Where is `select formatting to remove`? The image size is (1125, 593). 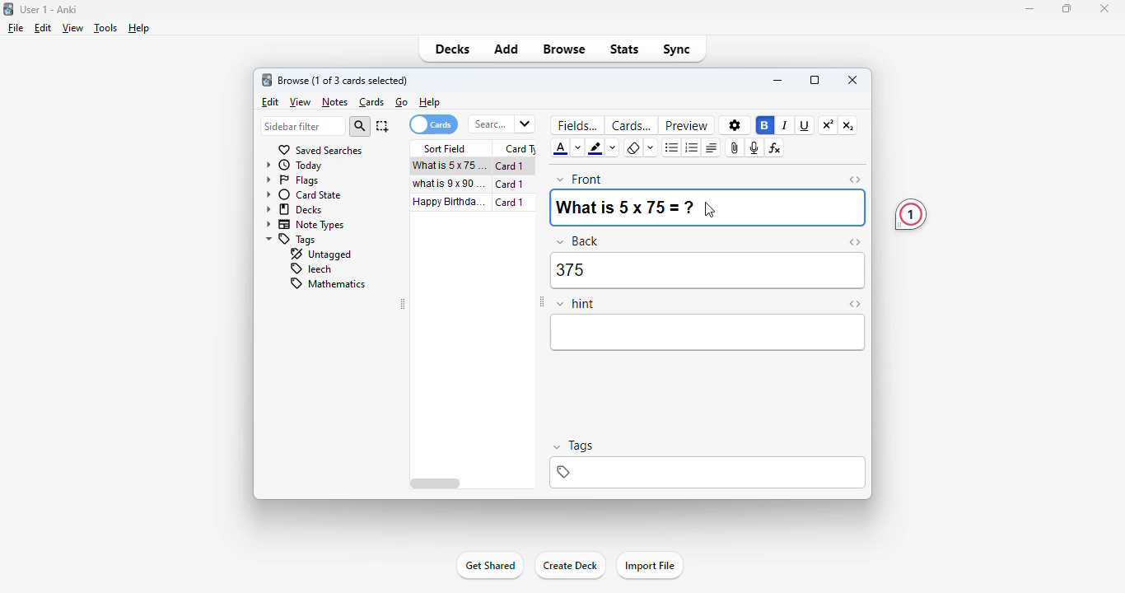
select formatting to remove is located at coordinates (650, 149).